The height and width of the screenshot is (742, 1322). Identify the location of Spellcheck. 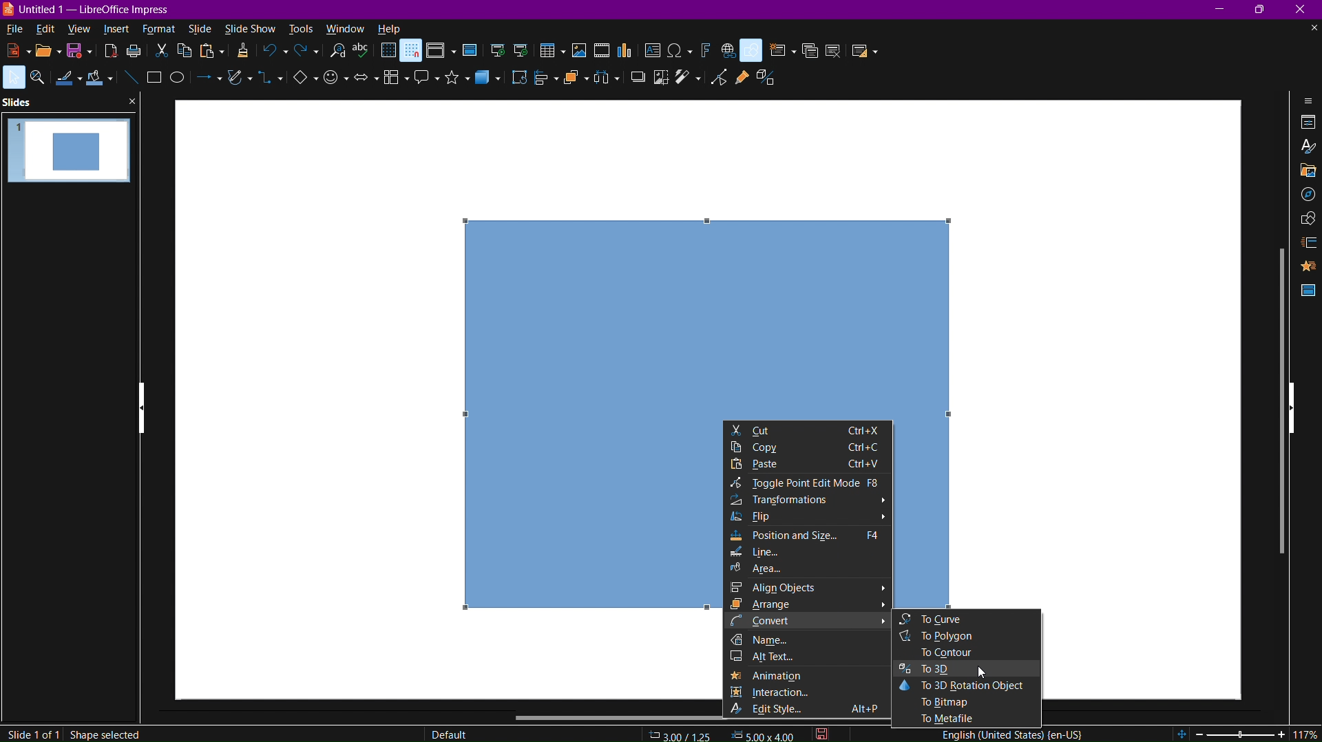
(364, 54).